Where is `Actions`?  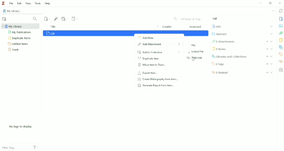
Actions is located at coordinates (36, 147).